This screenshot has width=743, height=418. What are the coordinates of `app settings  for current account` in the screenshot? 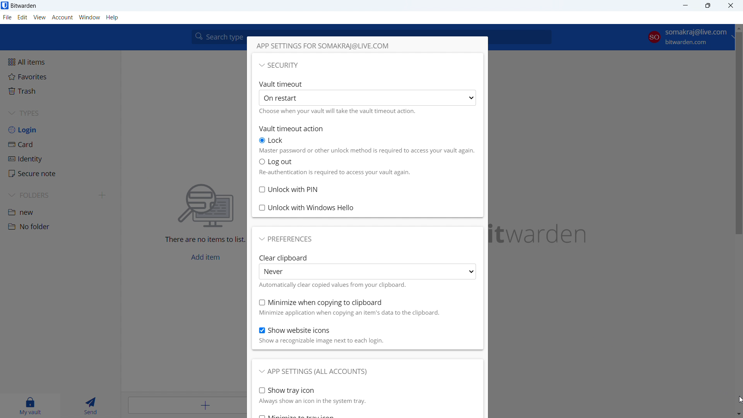 It's located at (323, 46).